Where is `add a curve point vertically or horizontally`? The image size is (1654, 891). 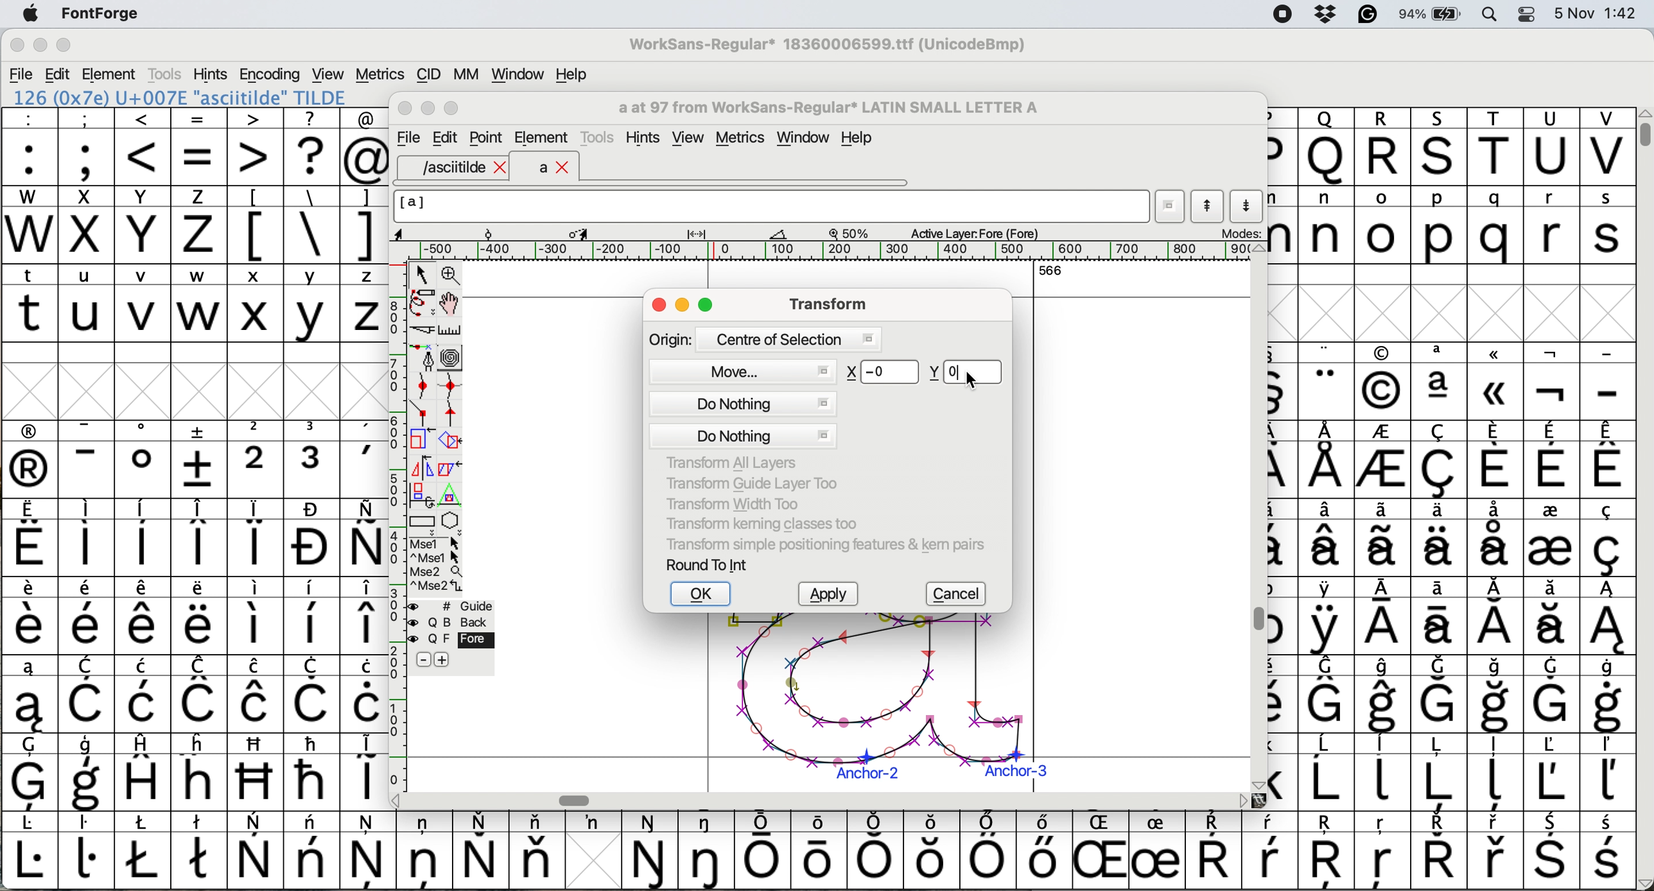 add a curve point vertically or horizontally is located at coordinates (454, 386).